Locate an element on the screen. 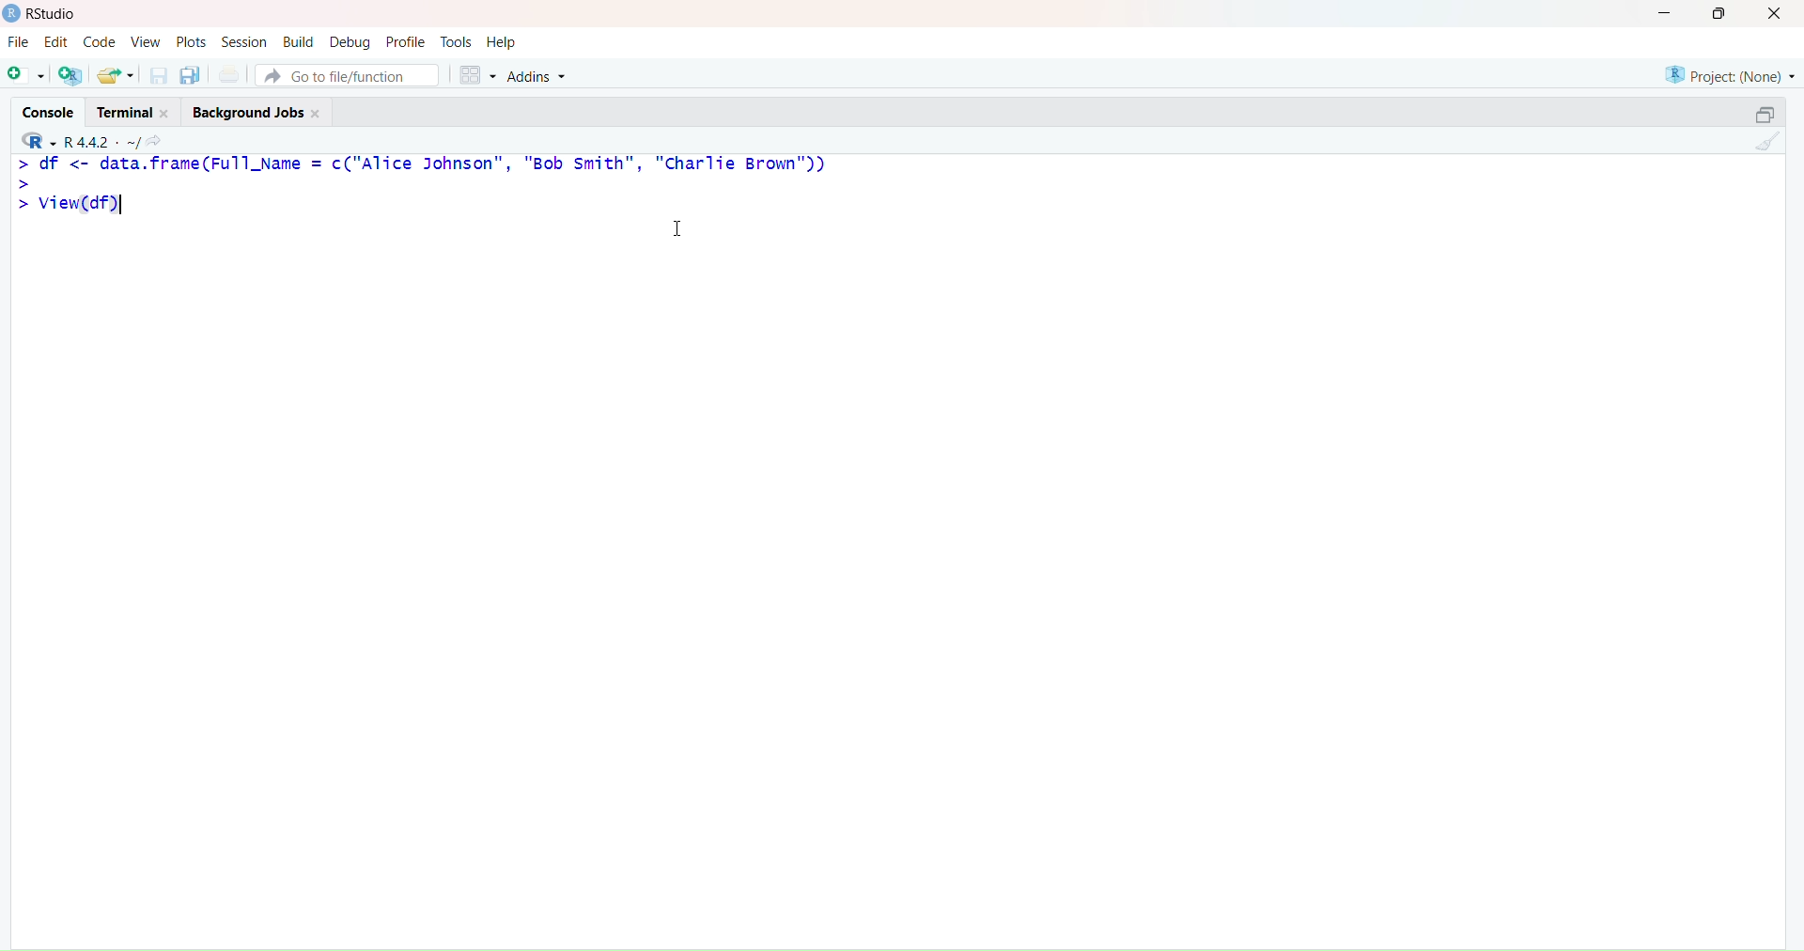 This screenshot has height=951, width=1804. File is located at coordinates (20, 43).